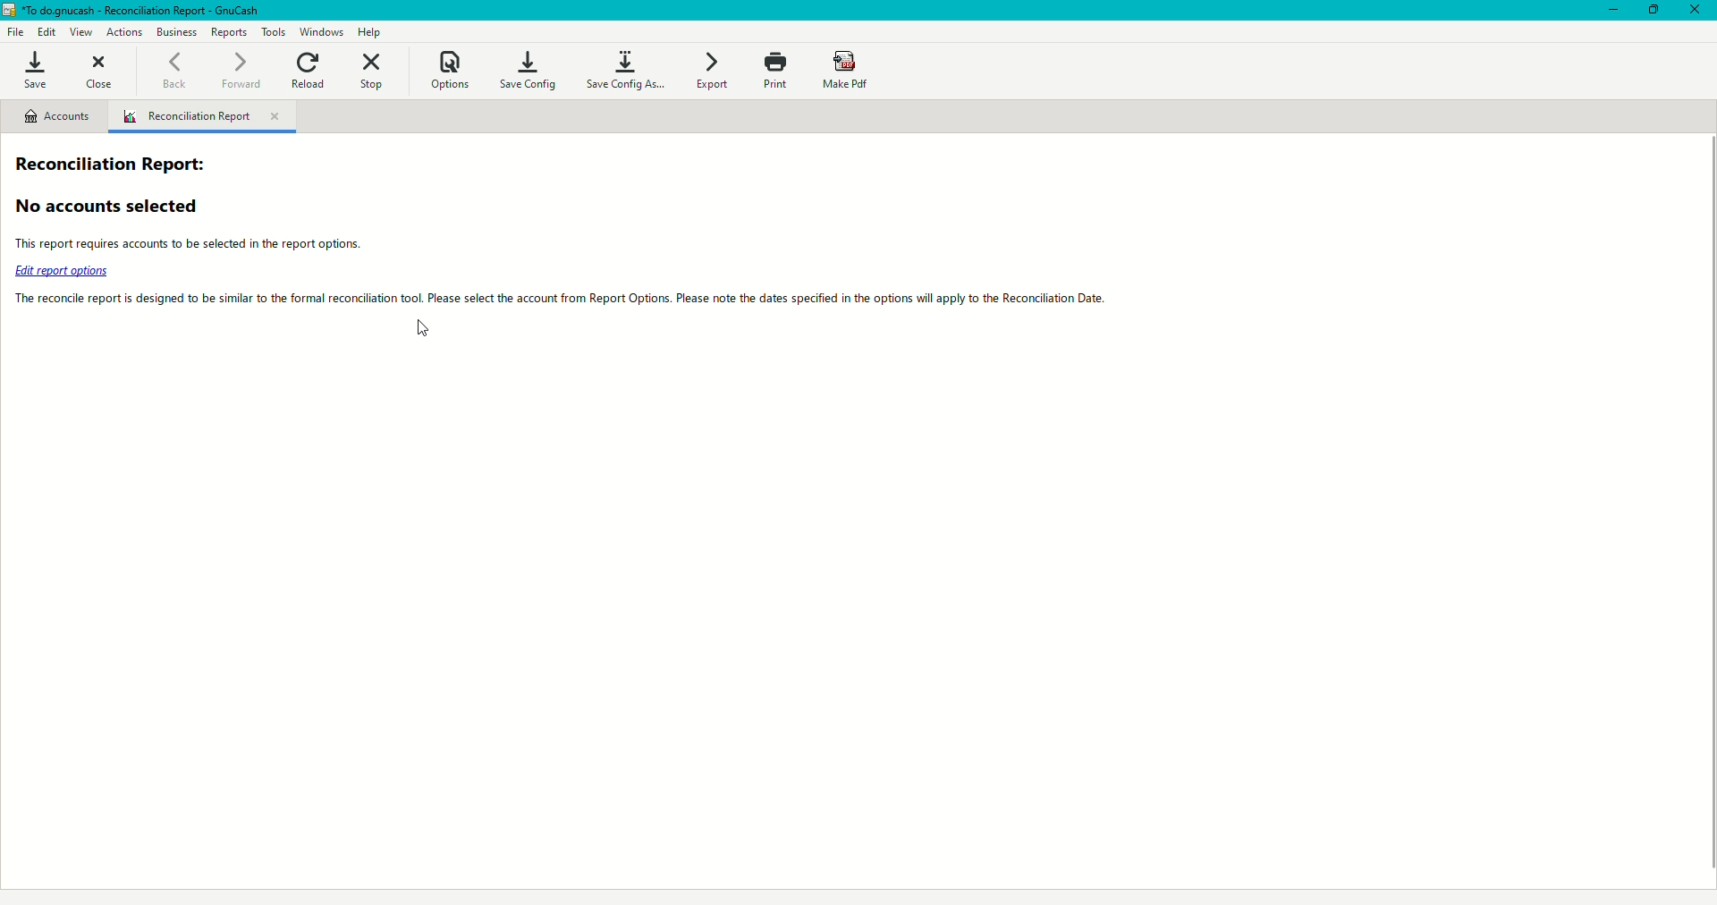 The image size is (1717, 905). Describe the element at coordinates (239, 69) in the screenshot. I see `Forward` at that location.